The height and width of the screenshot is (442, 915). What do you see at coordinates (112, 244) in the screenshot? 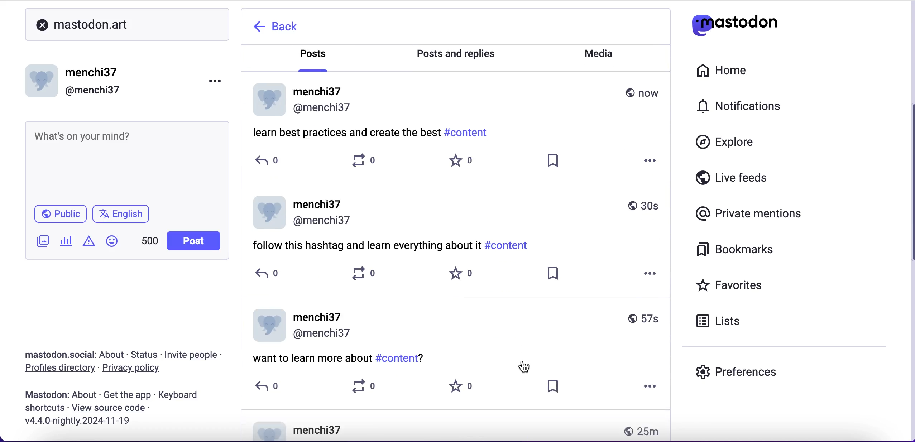
I see `add emoji` at bounding box center [112, 244].